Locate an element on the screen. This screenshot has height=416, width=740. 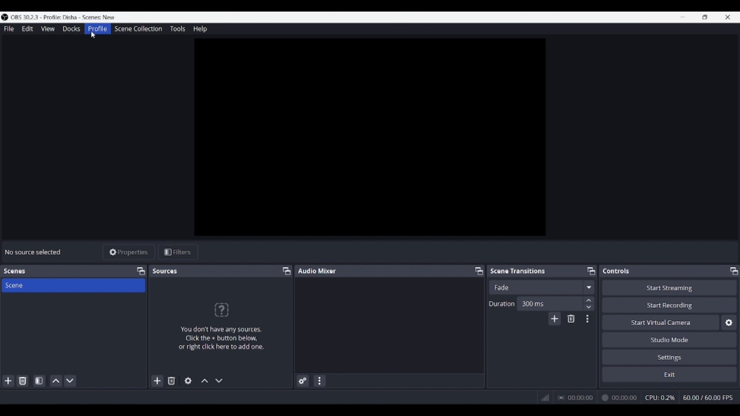
Remove selected source is located at coordinates (172, 381).